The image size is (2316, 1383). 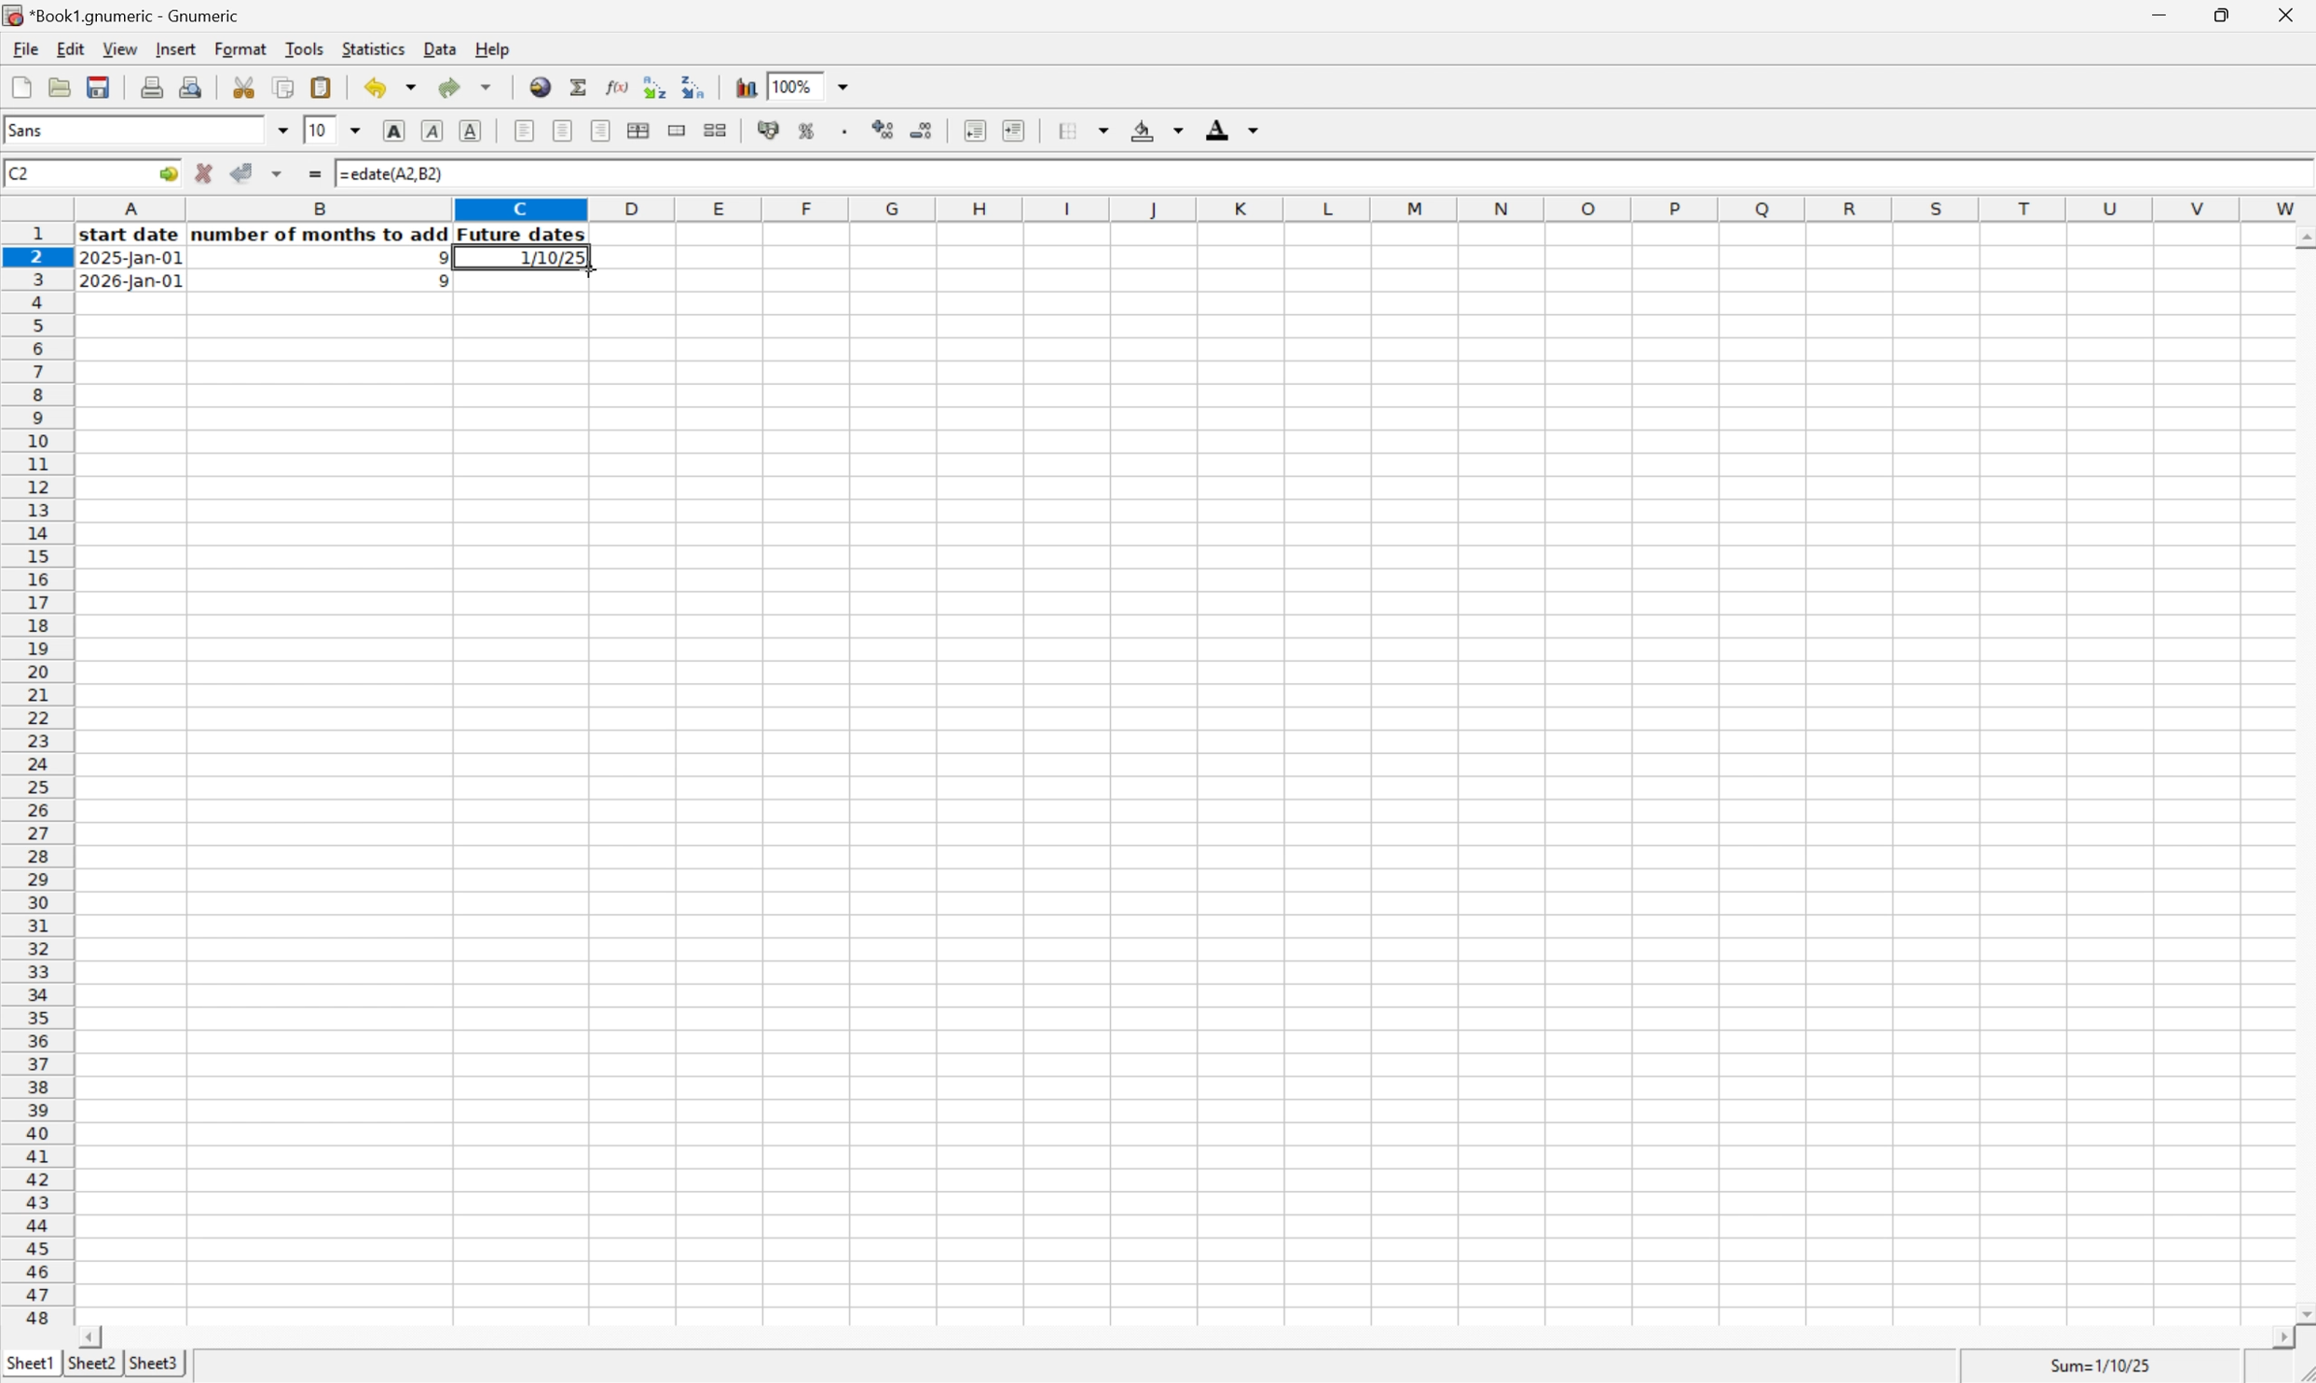 What do you see at coordinates (36, 775) in the screenshot?
I see `Row numbers` at bounding box center [36, 775].